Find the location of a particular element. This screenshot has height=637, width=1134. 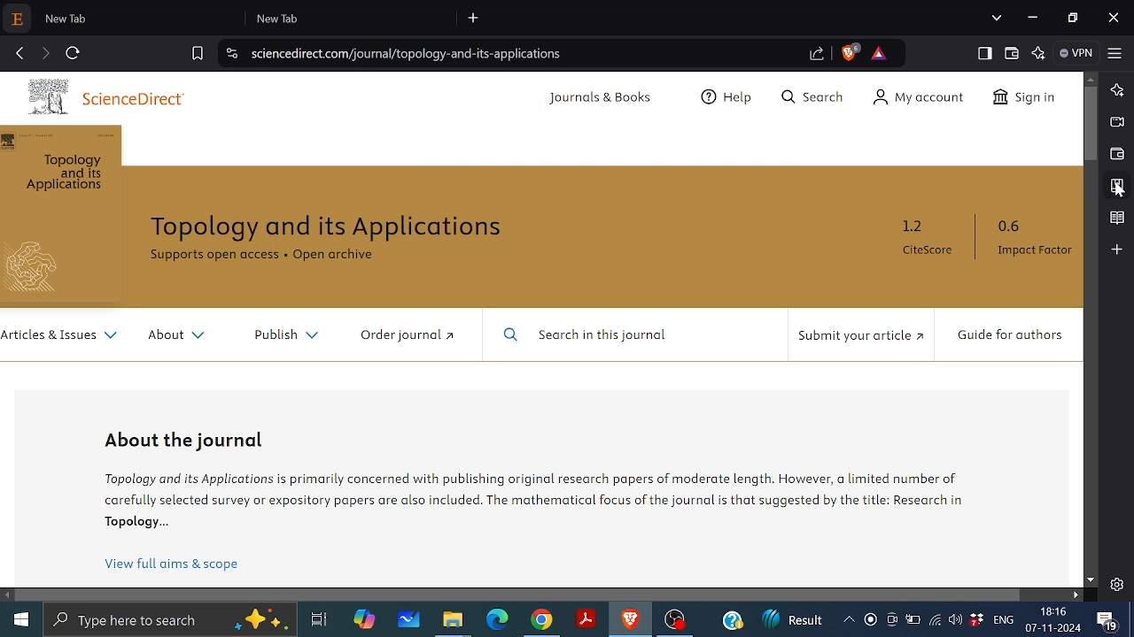

Type or searchapps is located at coordinates (168, 620).